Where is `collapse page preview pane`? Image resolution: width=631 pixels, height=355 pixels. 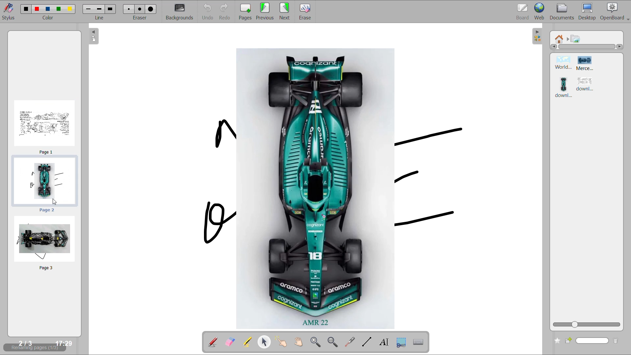 collapse page preview pane is located at coordinates (94, 37).